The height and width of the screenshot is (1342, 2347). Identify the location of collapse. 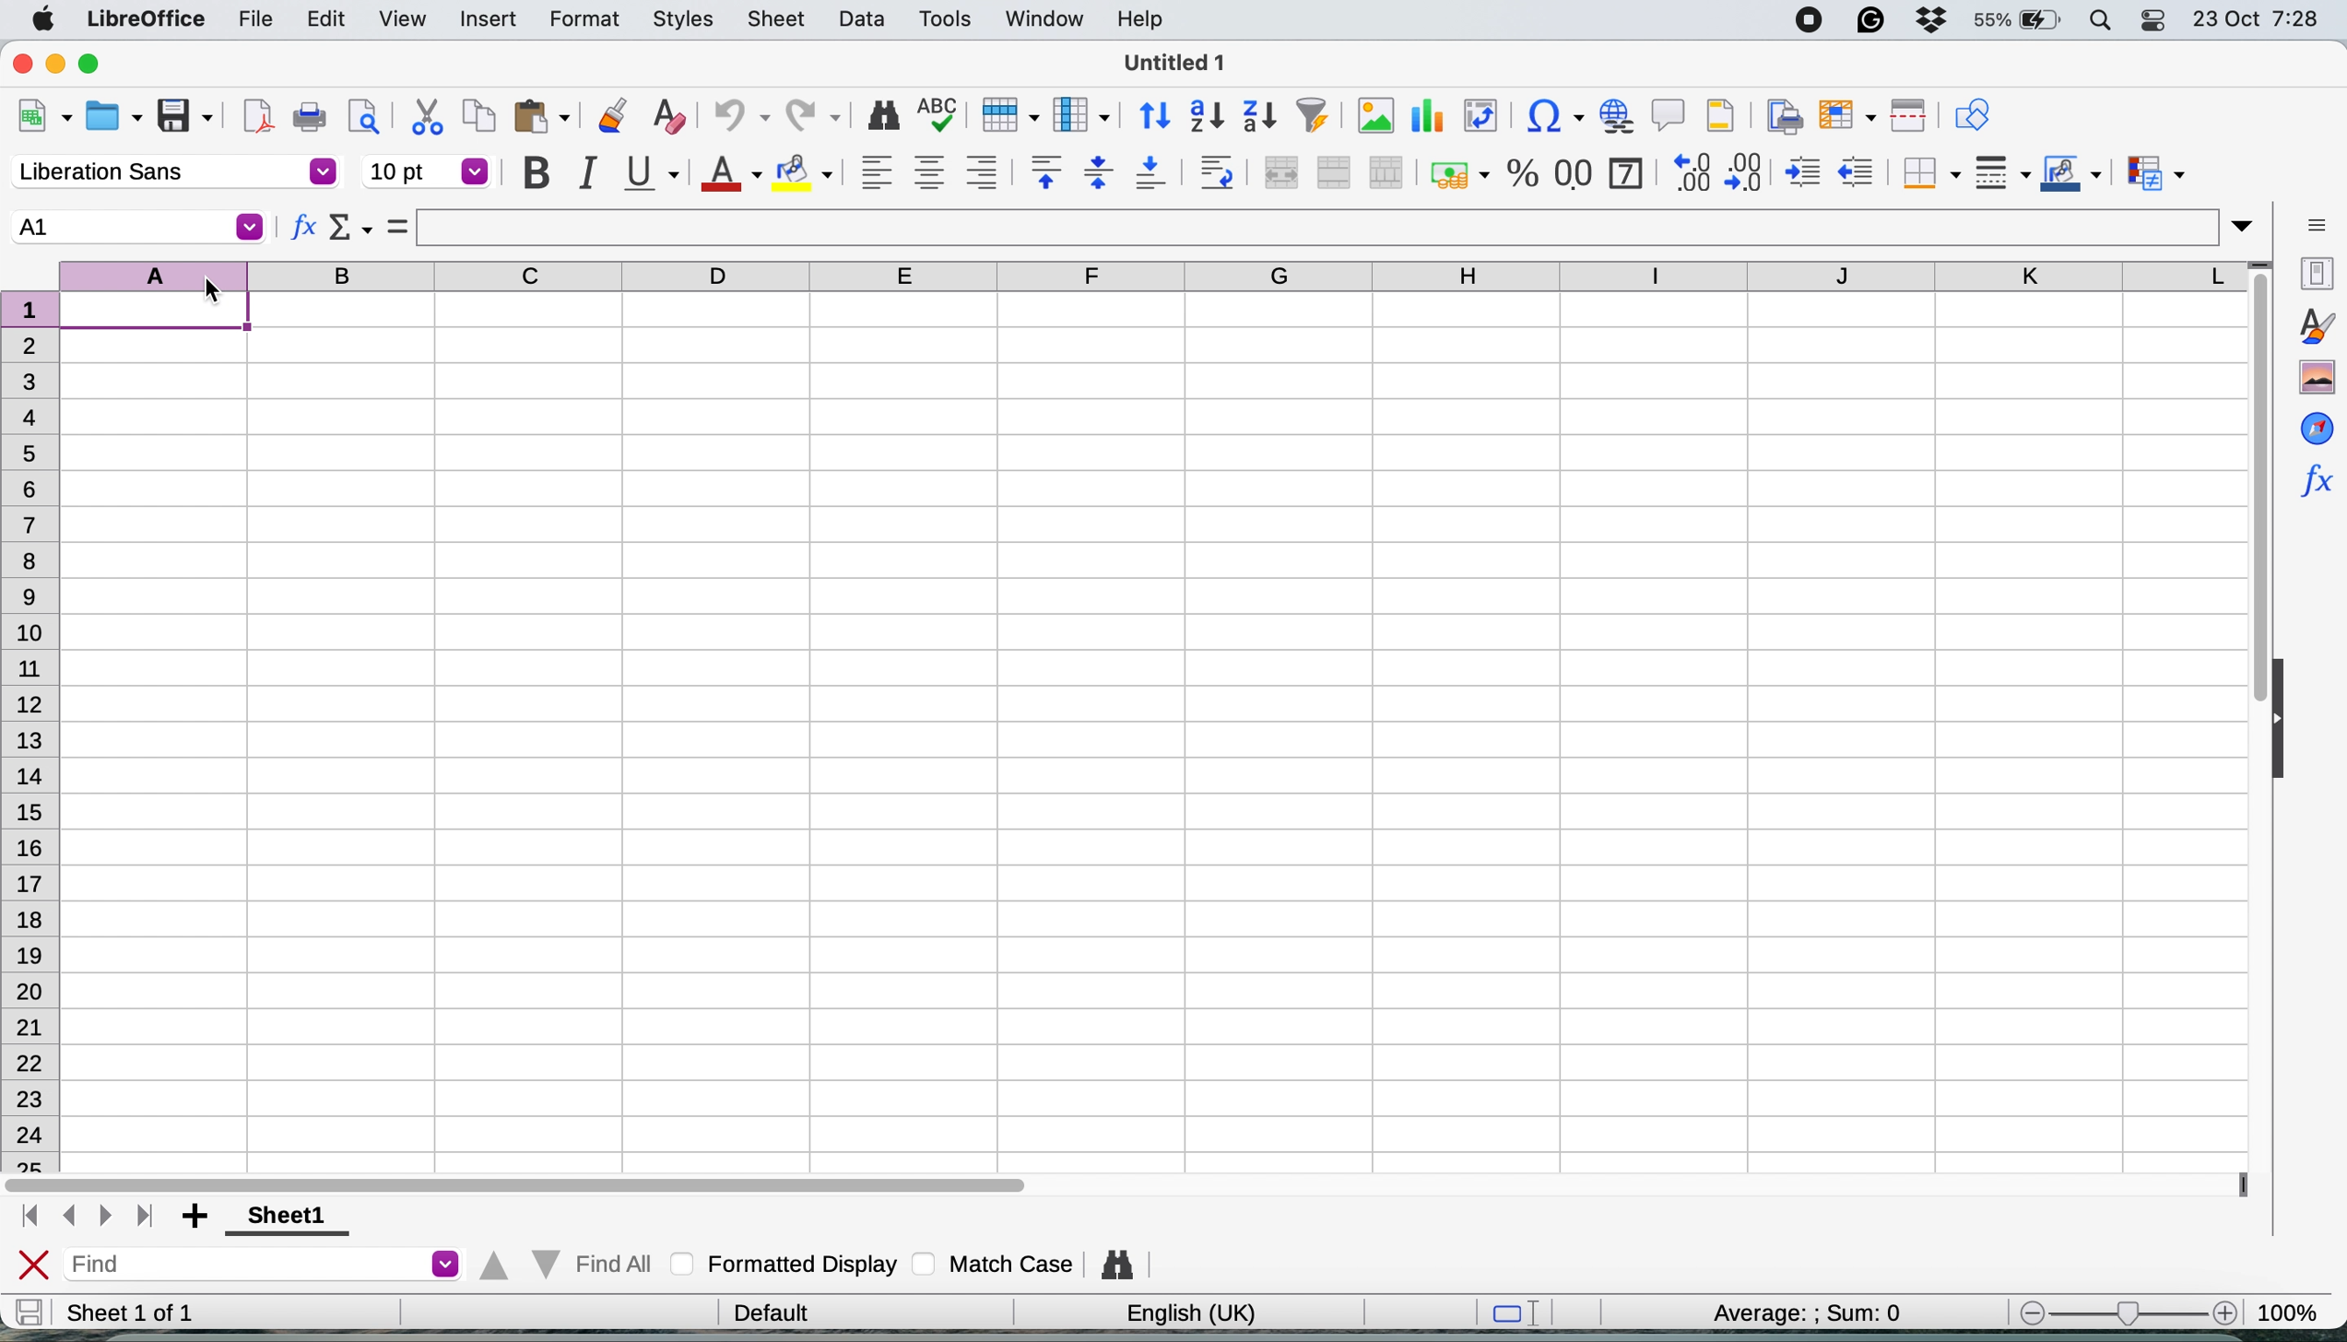
(2283, 713).